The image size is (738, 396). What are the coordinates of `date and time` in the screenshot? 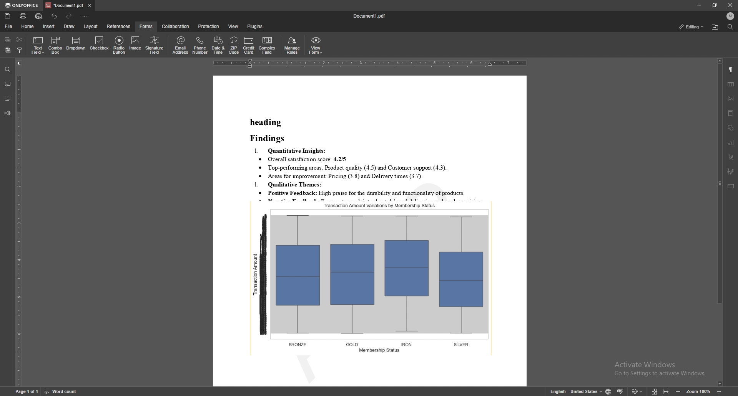 It's located at (218, 46).